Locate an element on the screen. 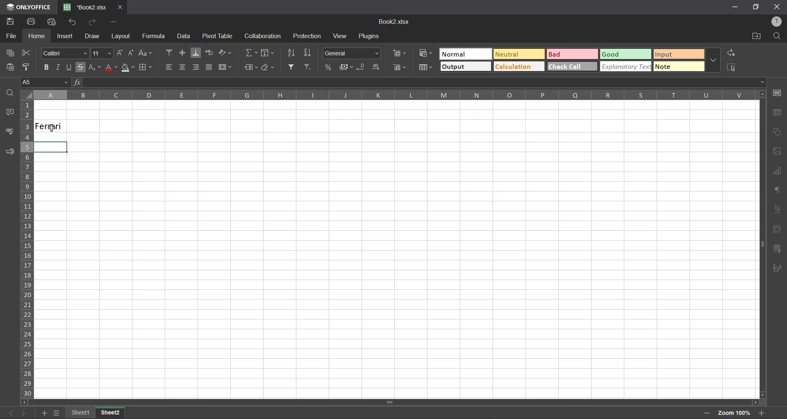 This screenshot has height=419, width=787. previous is located at coordinates (9, 413).